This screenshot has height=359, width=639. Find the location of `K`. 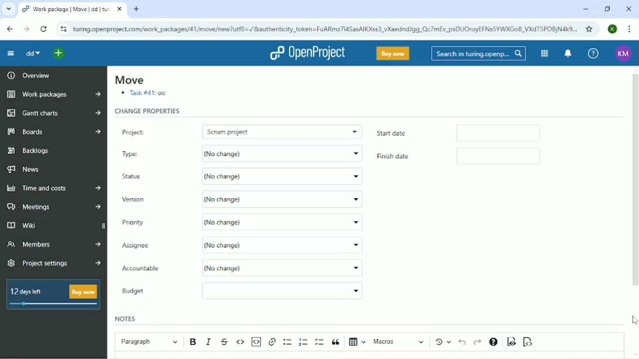

K is located at coordinates (613, 29).